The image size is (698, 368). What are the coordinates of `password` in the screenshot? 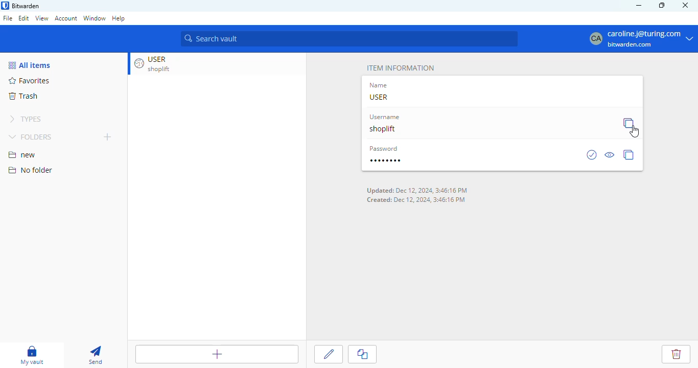 It's located at (384, 149).